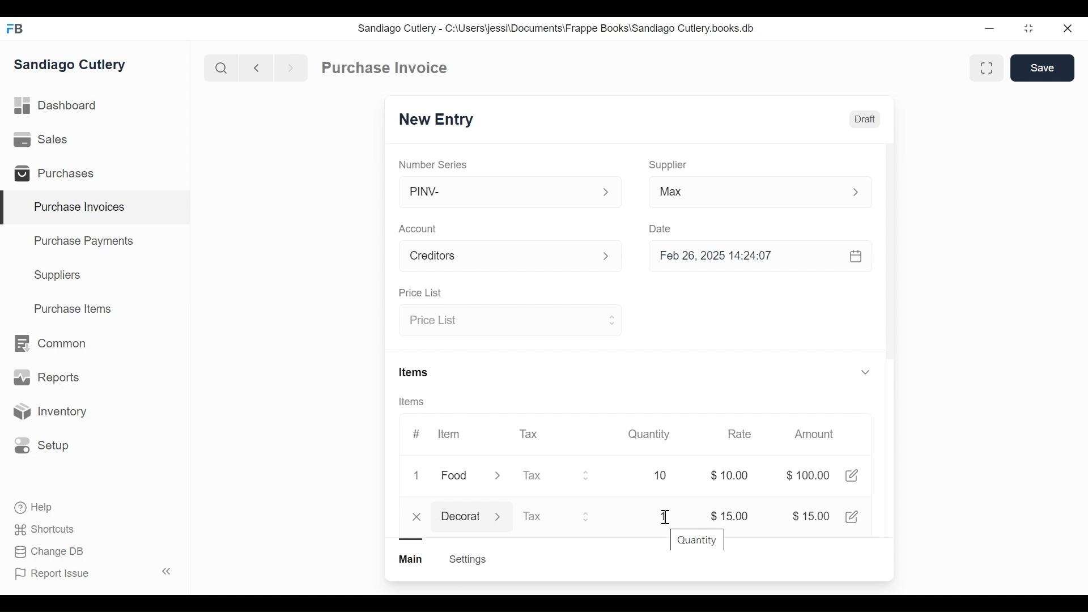  Describe the element at coordinates (59, 175) in the screenshot. I see `Purchases` at that location.